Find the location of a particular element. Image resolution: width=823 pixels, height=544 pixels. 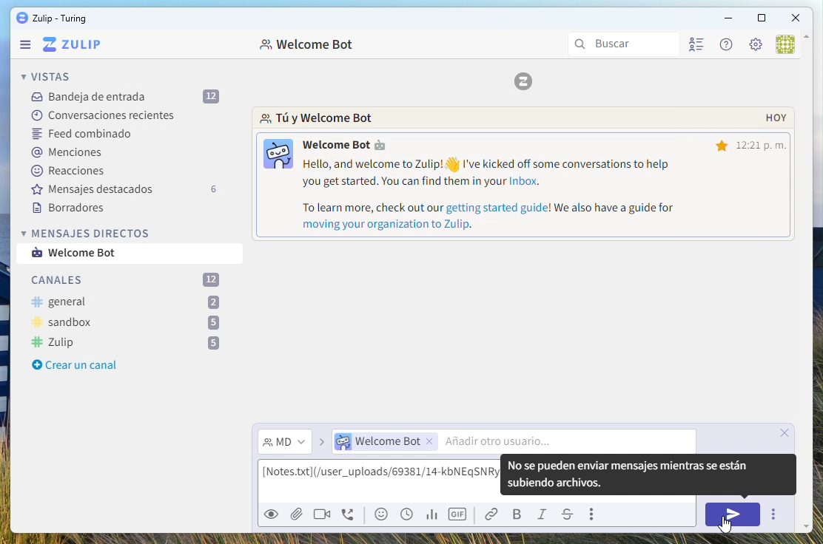

Tags is located at coordinates (68, 153).